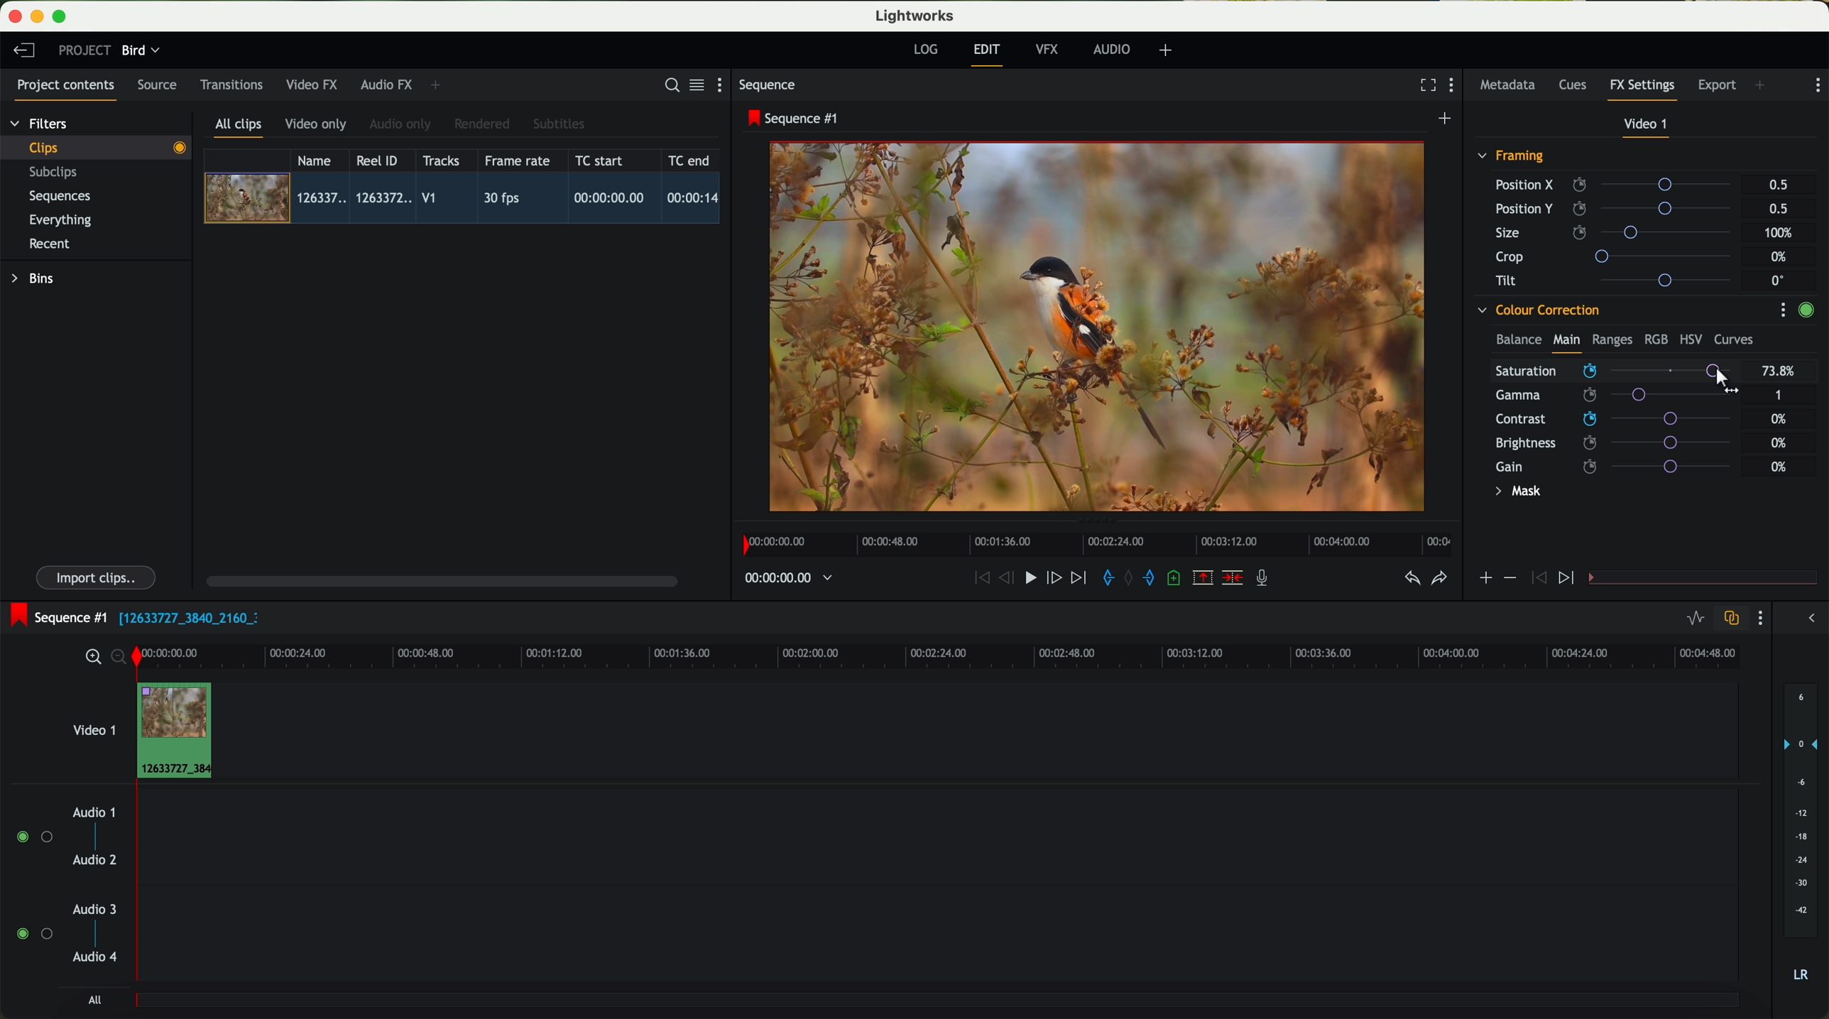 The image size is (1829, 1019). What do you see at coordinates (795, 118) in the screenshot?
I see `sequence #1` at bounding box center [795, 118].